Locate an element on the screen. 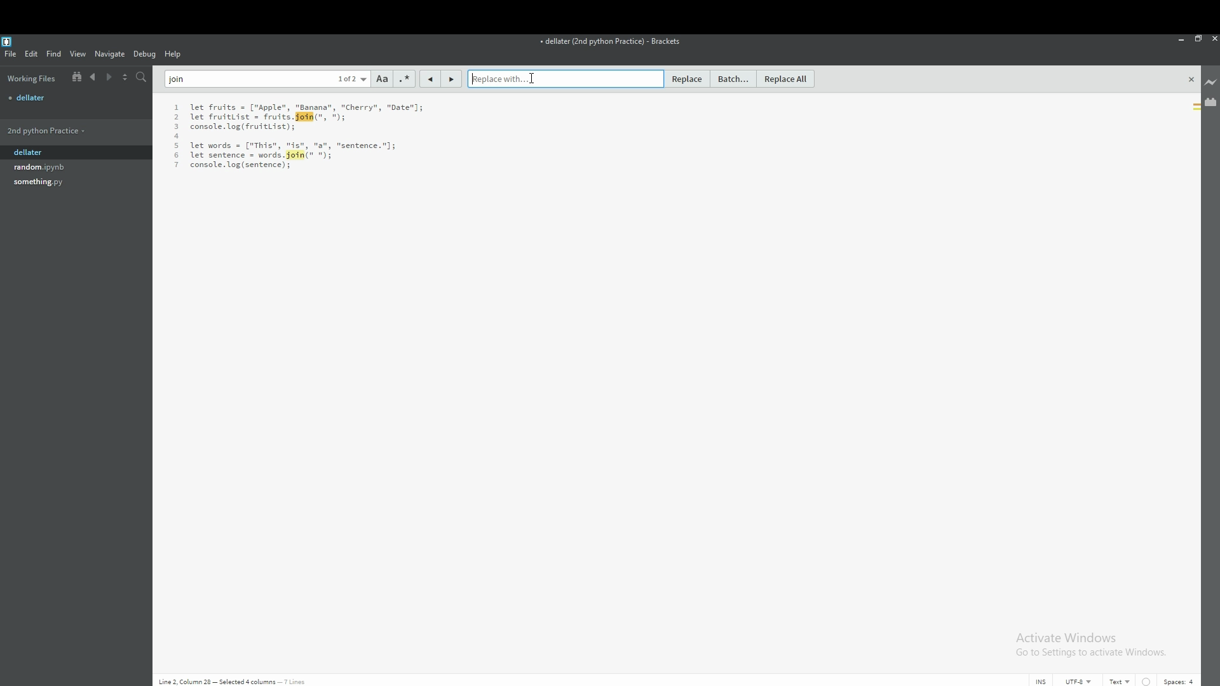 This screenshot has width=1220, height=686. match case is located at coordinates (383, 79).